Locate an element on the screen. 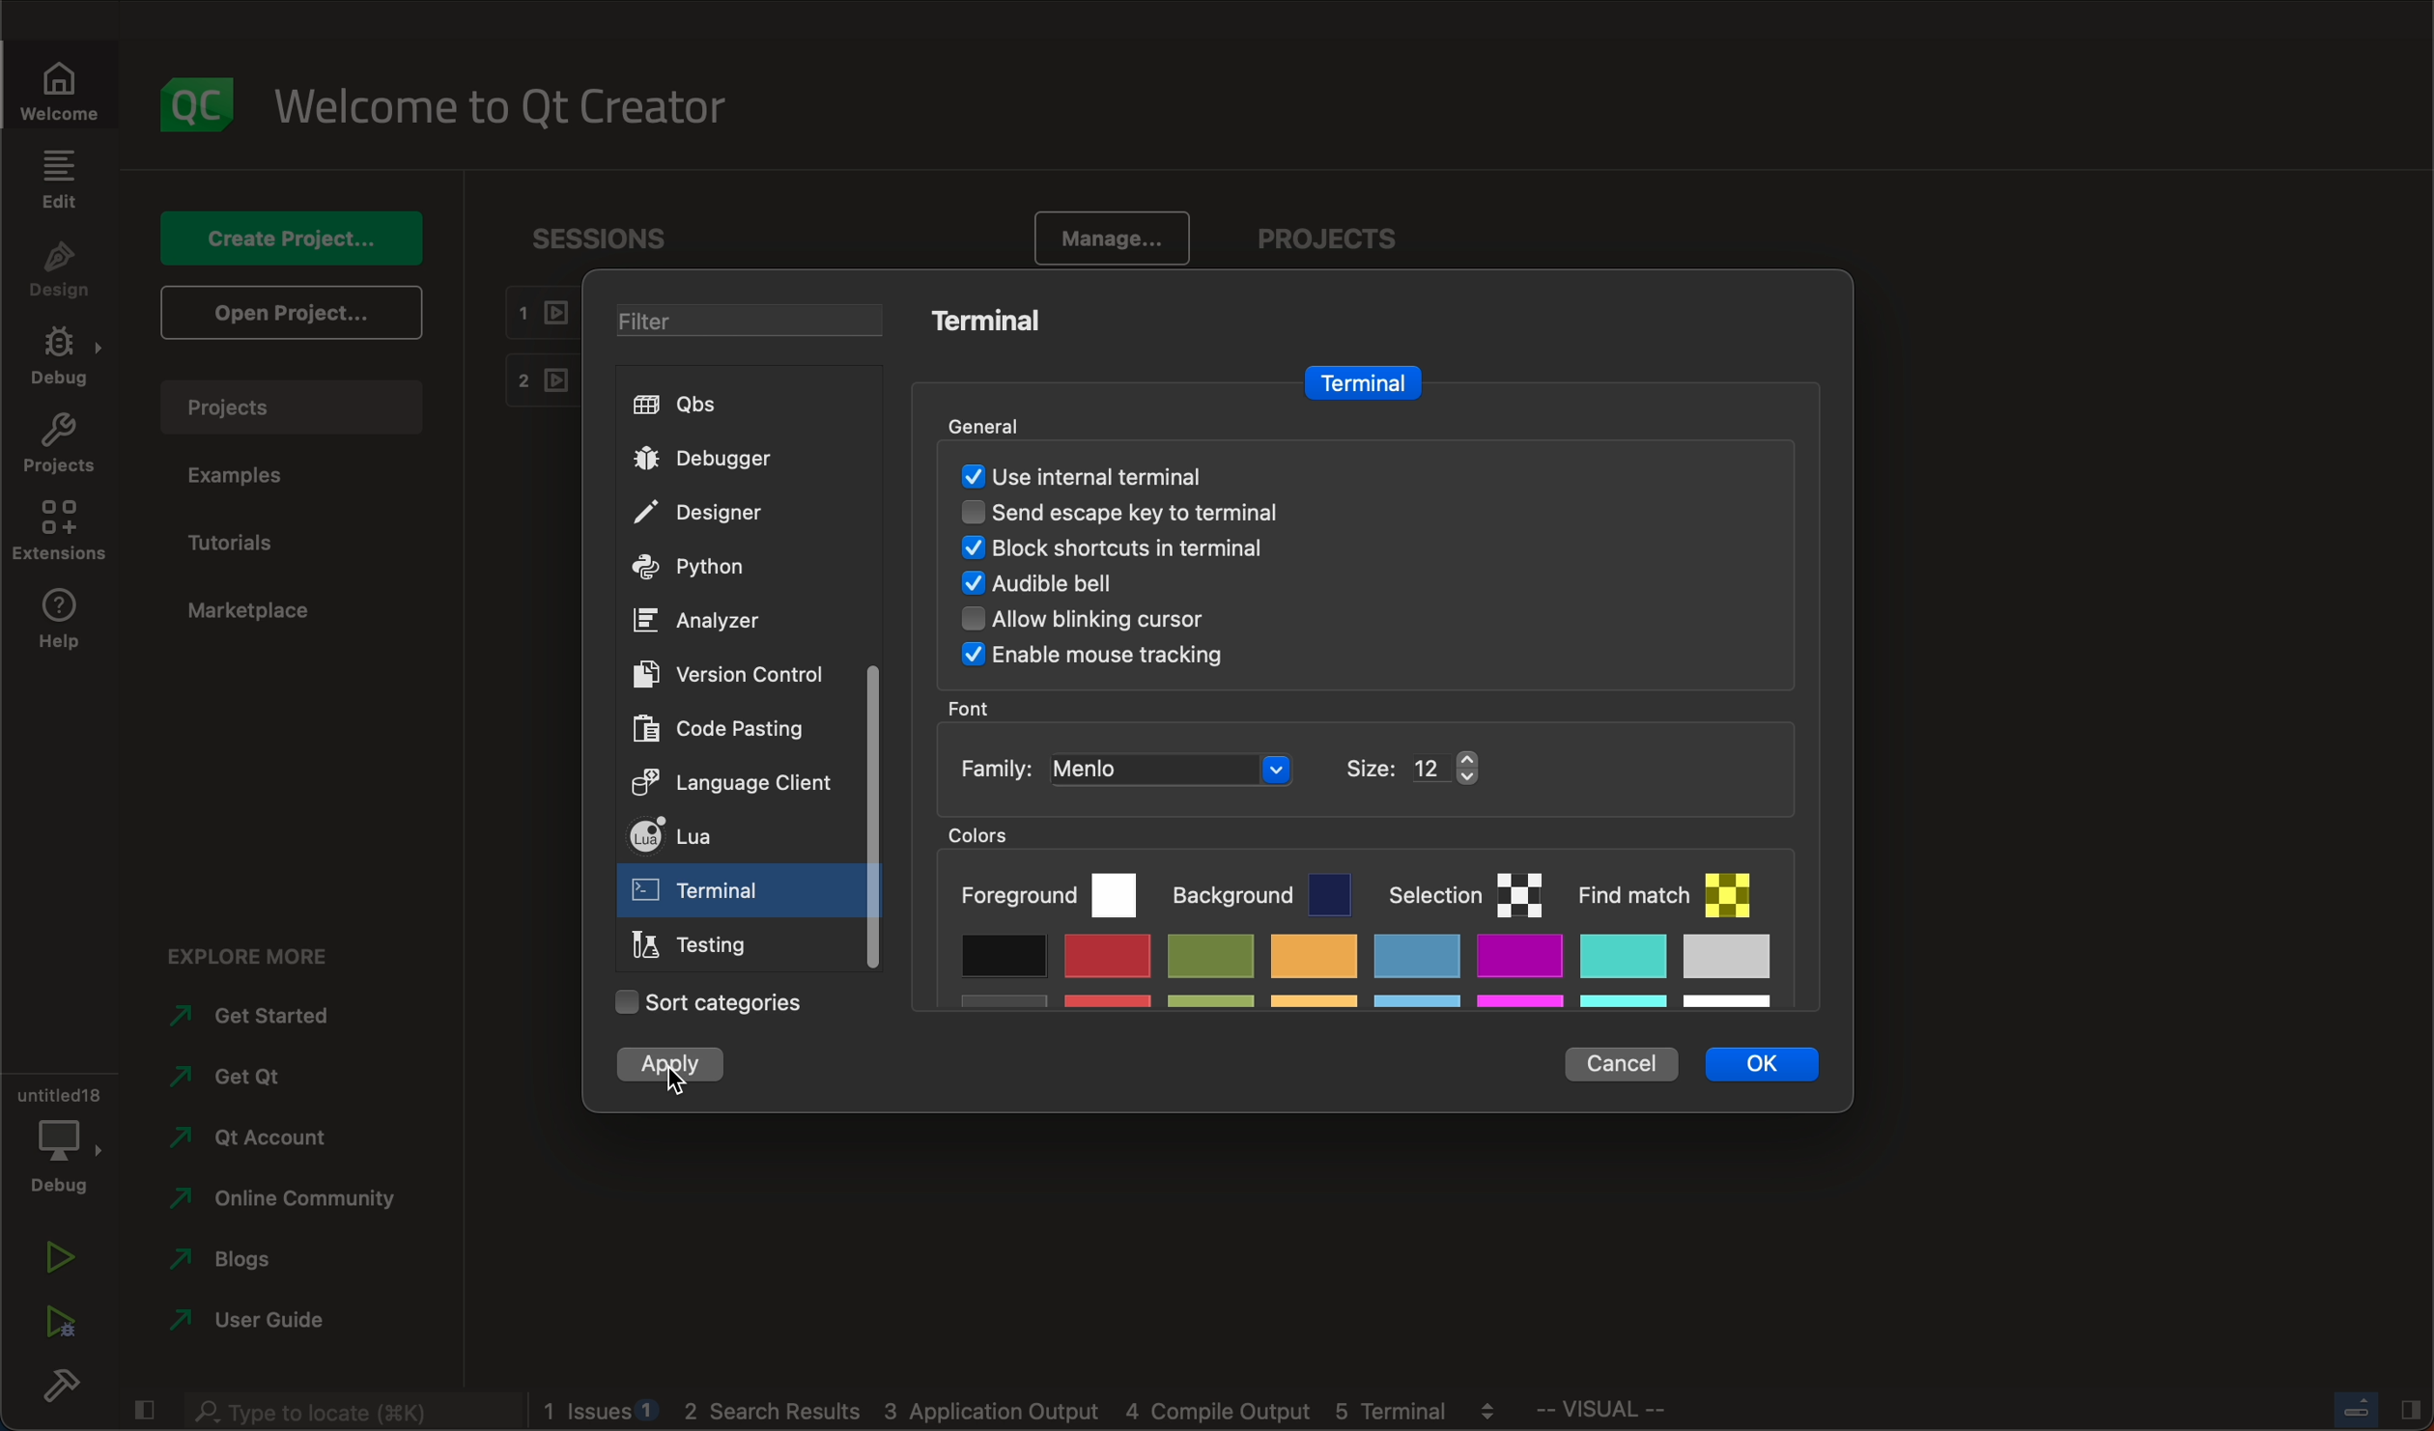 This screenshot has height=1431, width=2434. scrollbar is located at coordinates (872, 816).